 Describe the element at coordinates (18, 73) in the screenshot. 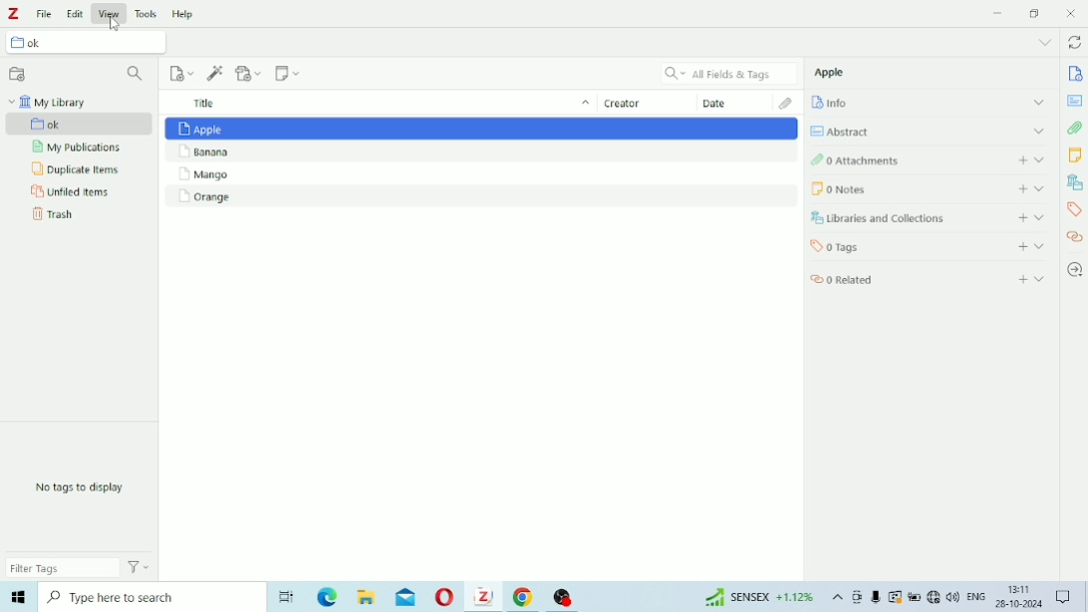

I see `New collection` at that location.